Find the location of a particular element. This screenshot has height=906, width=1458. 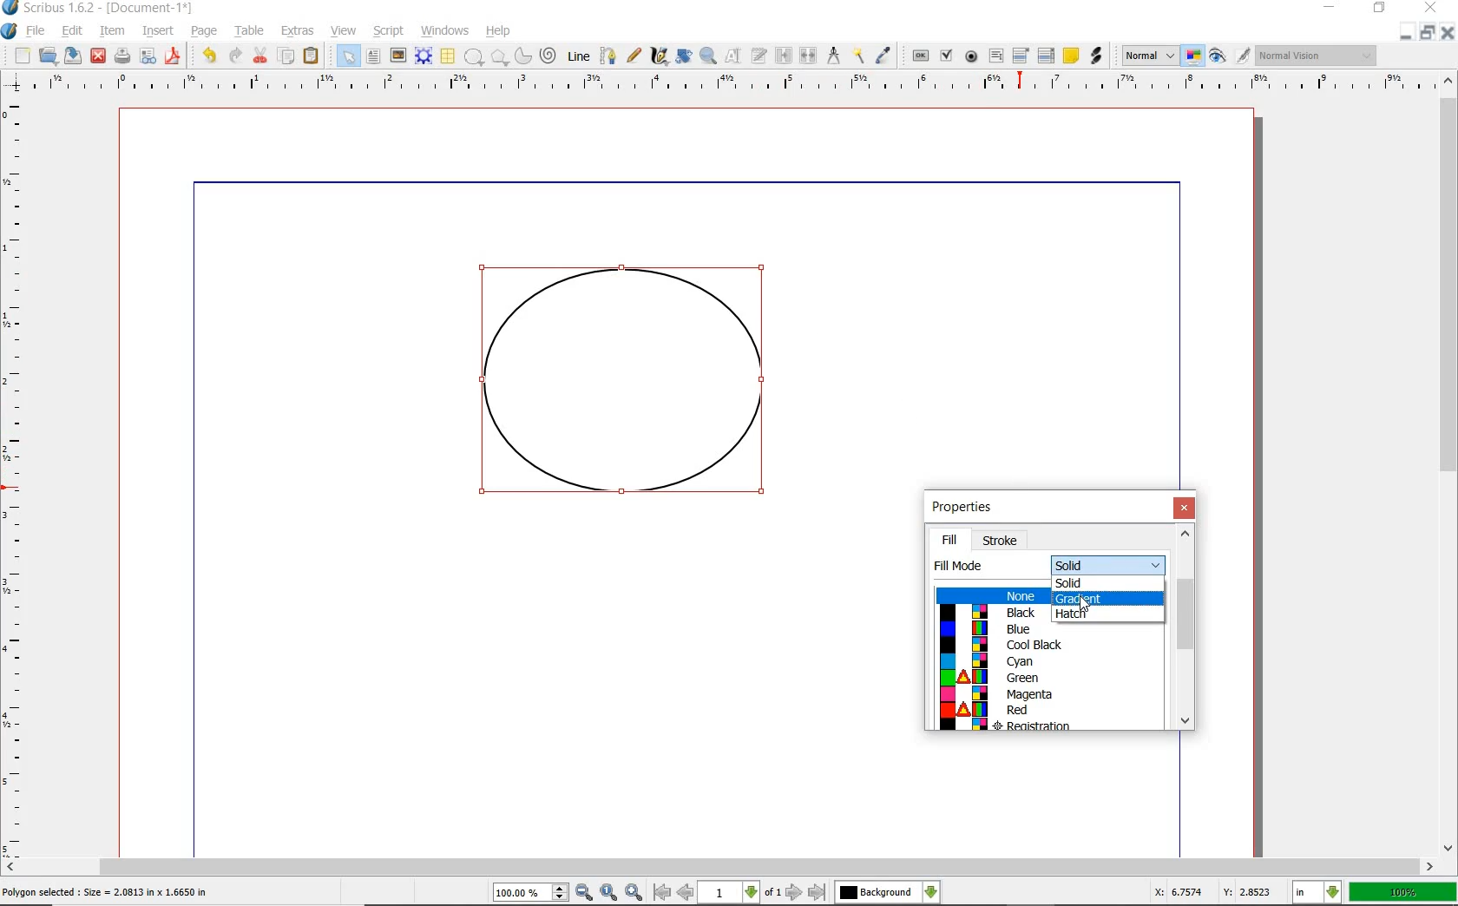

ZOOM FACTOR is located at coordinates (1402, 893).